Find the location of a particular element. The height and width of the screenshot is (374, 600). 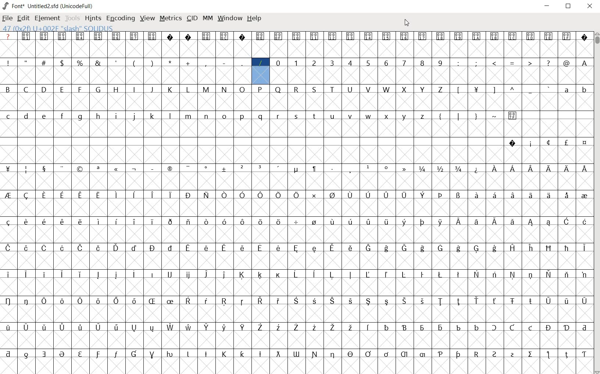

glyph is located at coordinates (459, 116).